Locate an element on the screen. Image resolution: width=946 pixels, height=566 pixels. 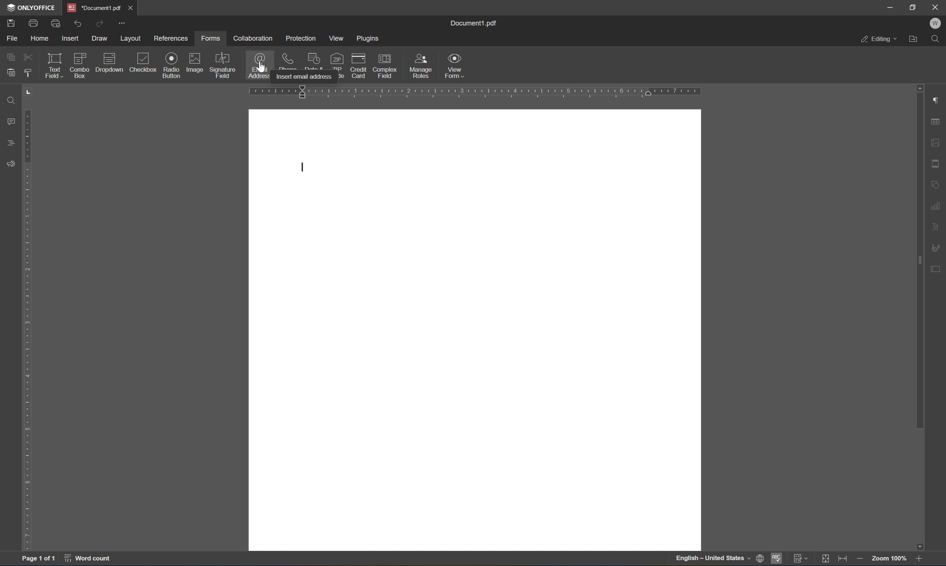
W is located at coordinates (937, 22).